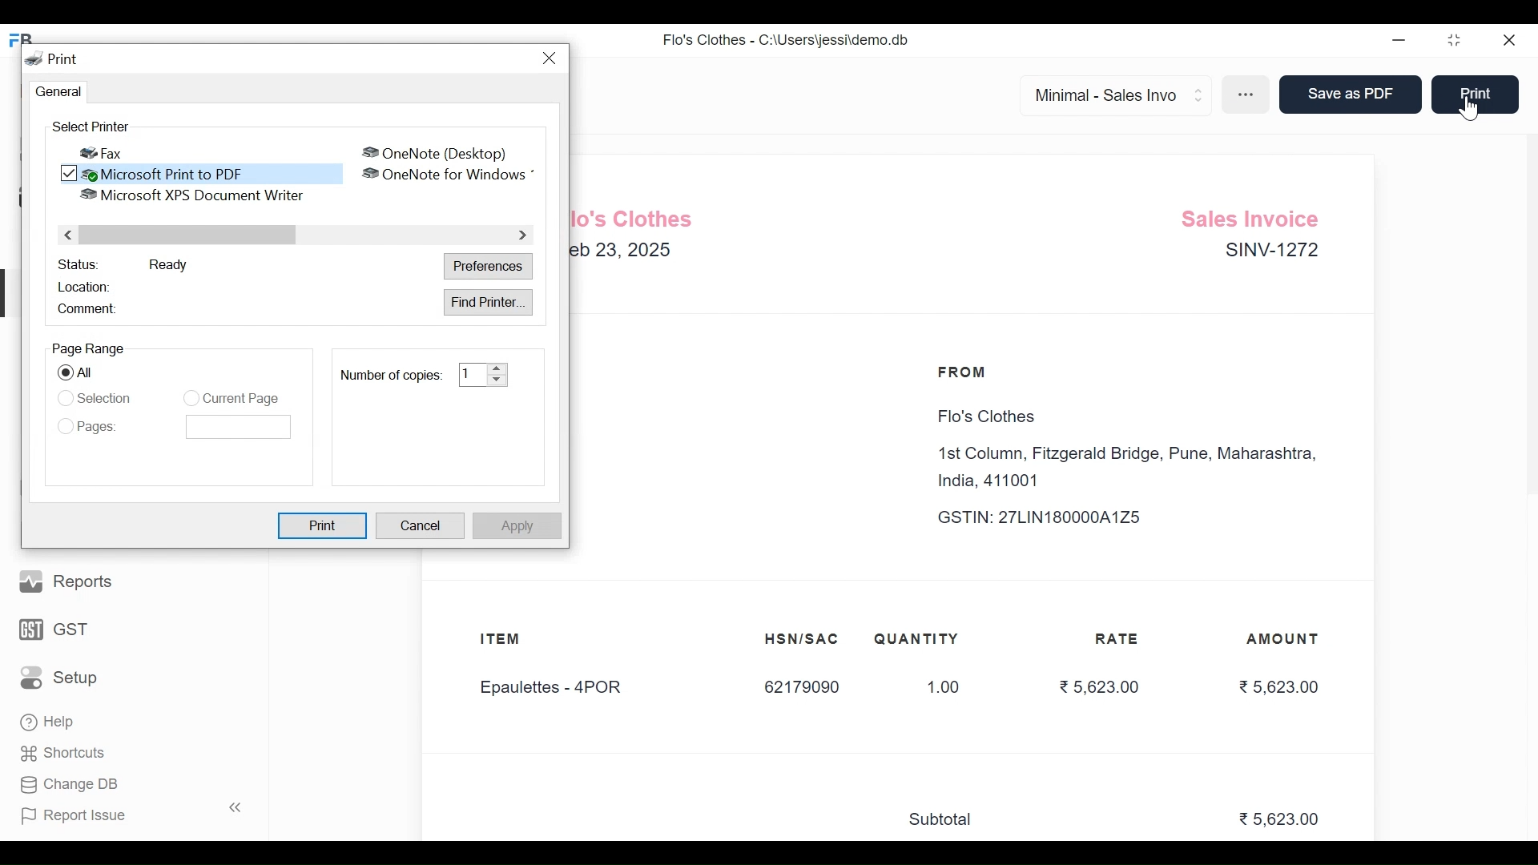 This screenshot has height=865, width=1538. I want to click on ' Shortcuts, so click(68, 753).